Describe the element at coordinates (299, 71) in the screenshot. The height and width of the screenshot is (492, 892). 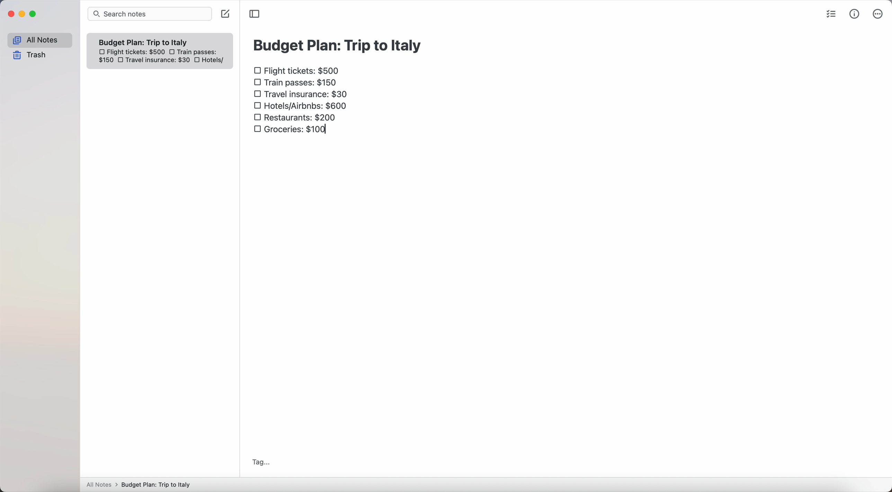
I see `flight tickets: $500 checkbox` at that location.